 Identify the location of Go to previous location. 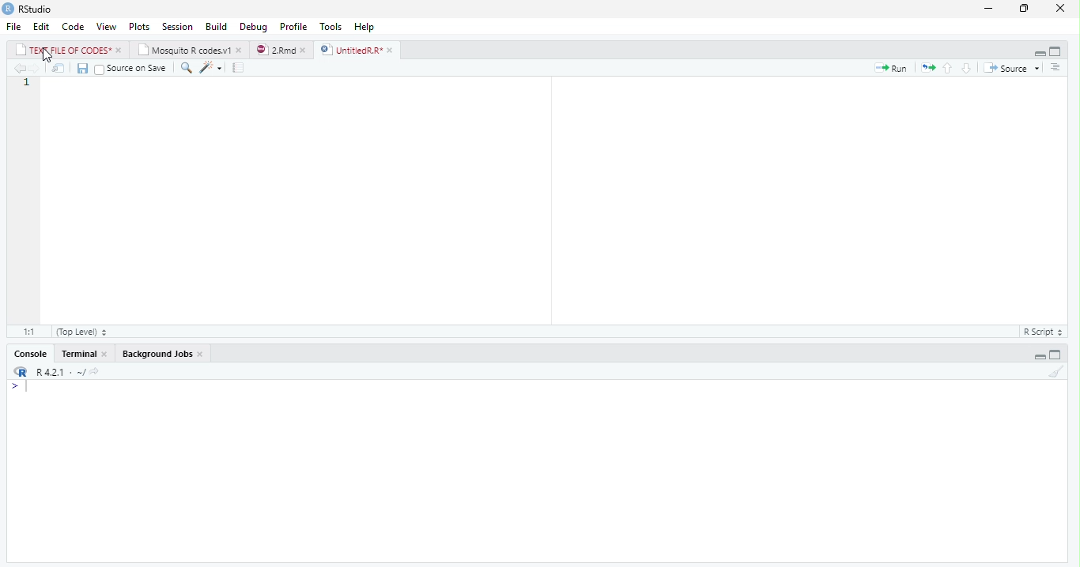
(19, 69).